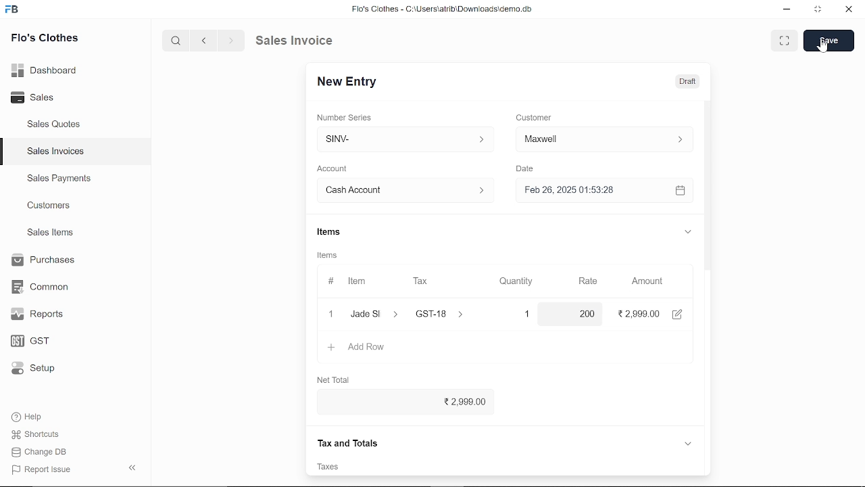 The height and width of the screenshot is (487, 865). I want to click on GST, so click(42, 342).